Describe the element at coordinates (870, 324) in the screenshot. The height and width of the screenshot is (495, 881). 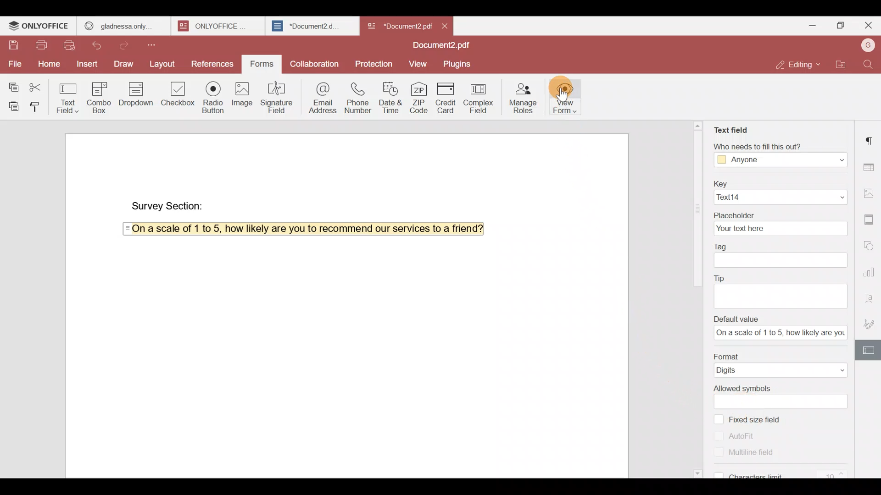
I see `Signature settings` at that location.